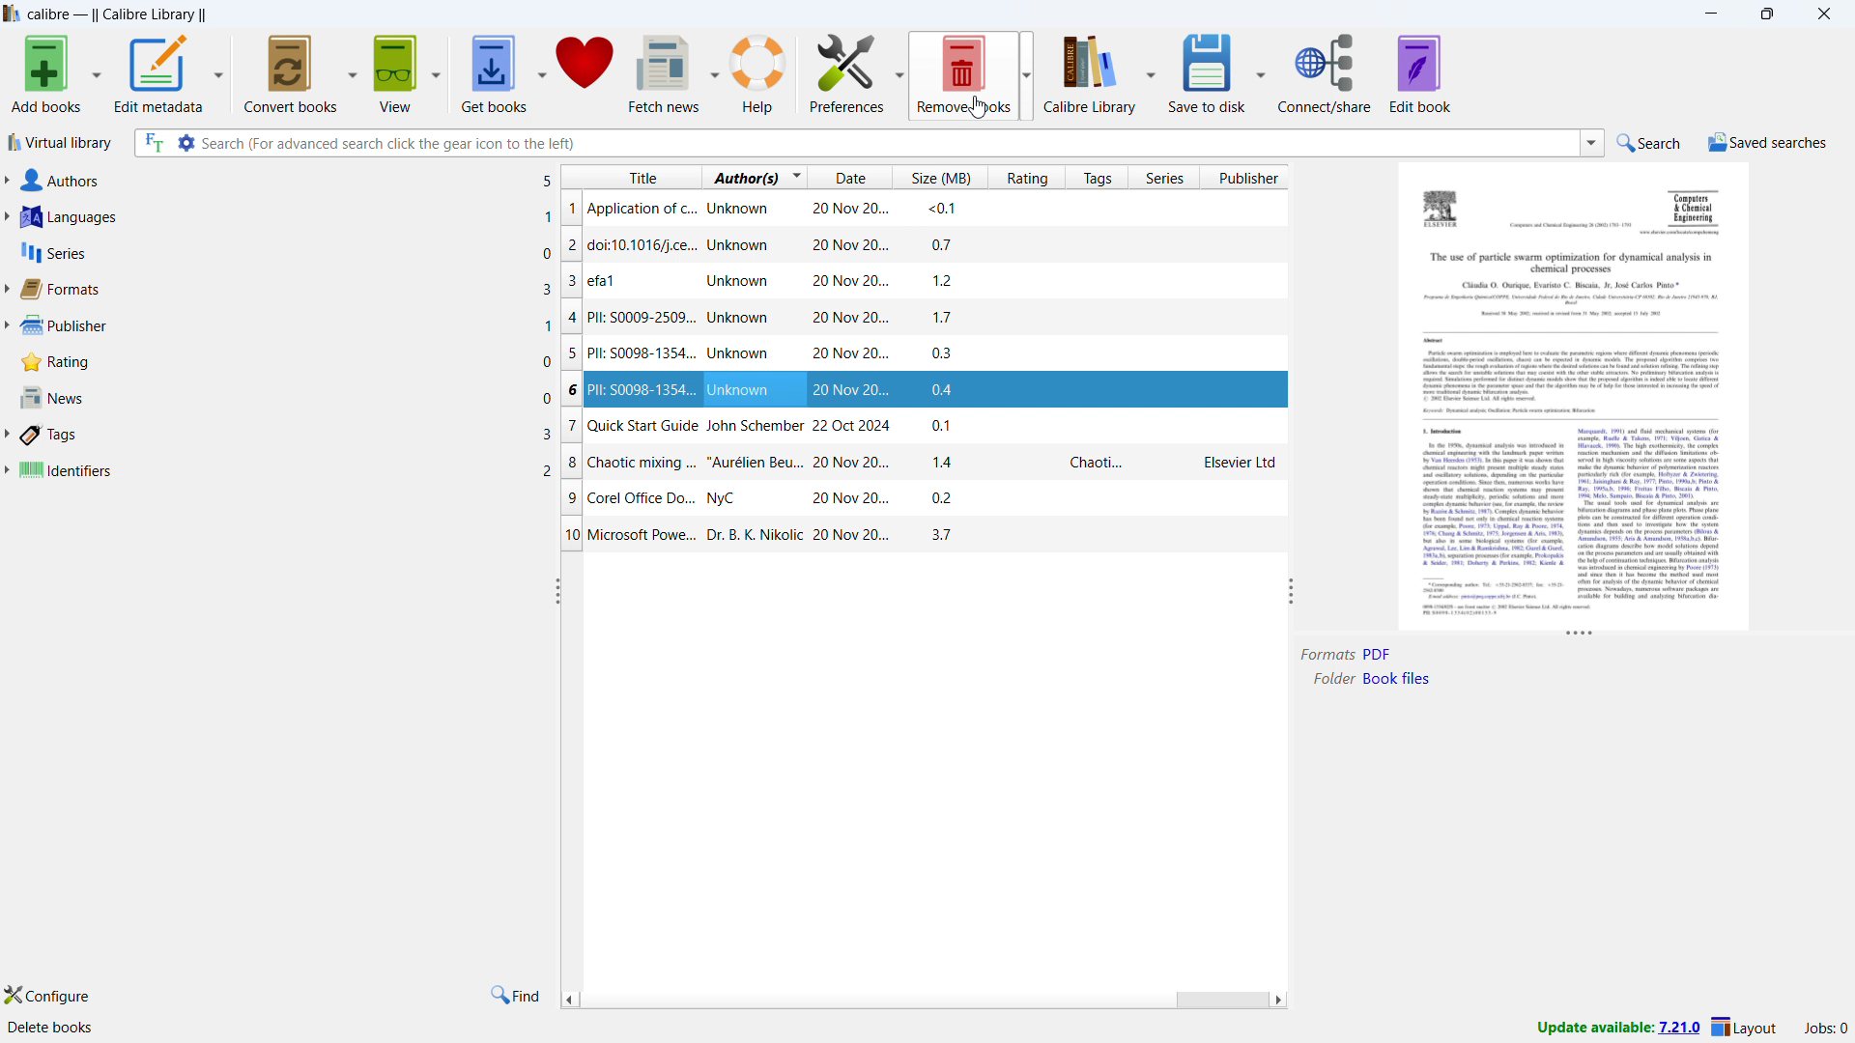  What do you see at coordinates (877, 243) in the screenshot?
I see `doic 10.1016/j.ce..` at bounding box center [877, 243].